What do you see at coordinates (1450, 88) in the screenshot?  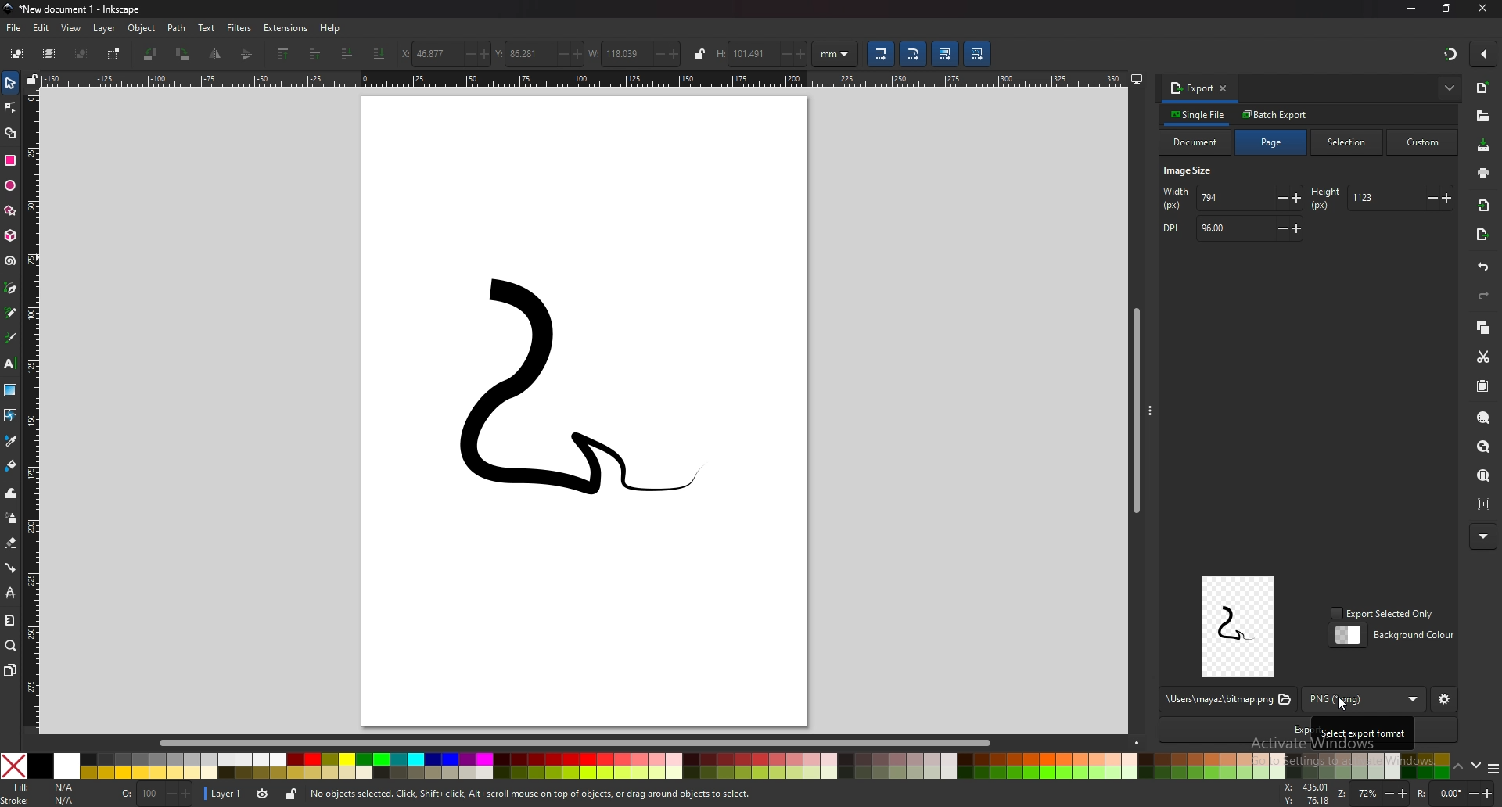 I see `more options` at bounding box center [1450, 88].